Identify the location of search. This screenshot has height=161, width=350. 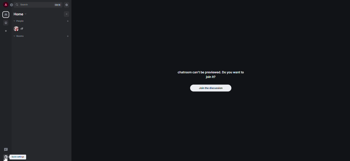
(26, 5).